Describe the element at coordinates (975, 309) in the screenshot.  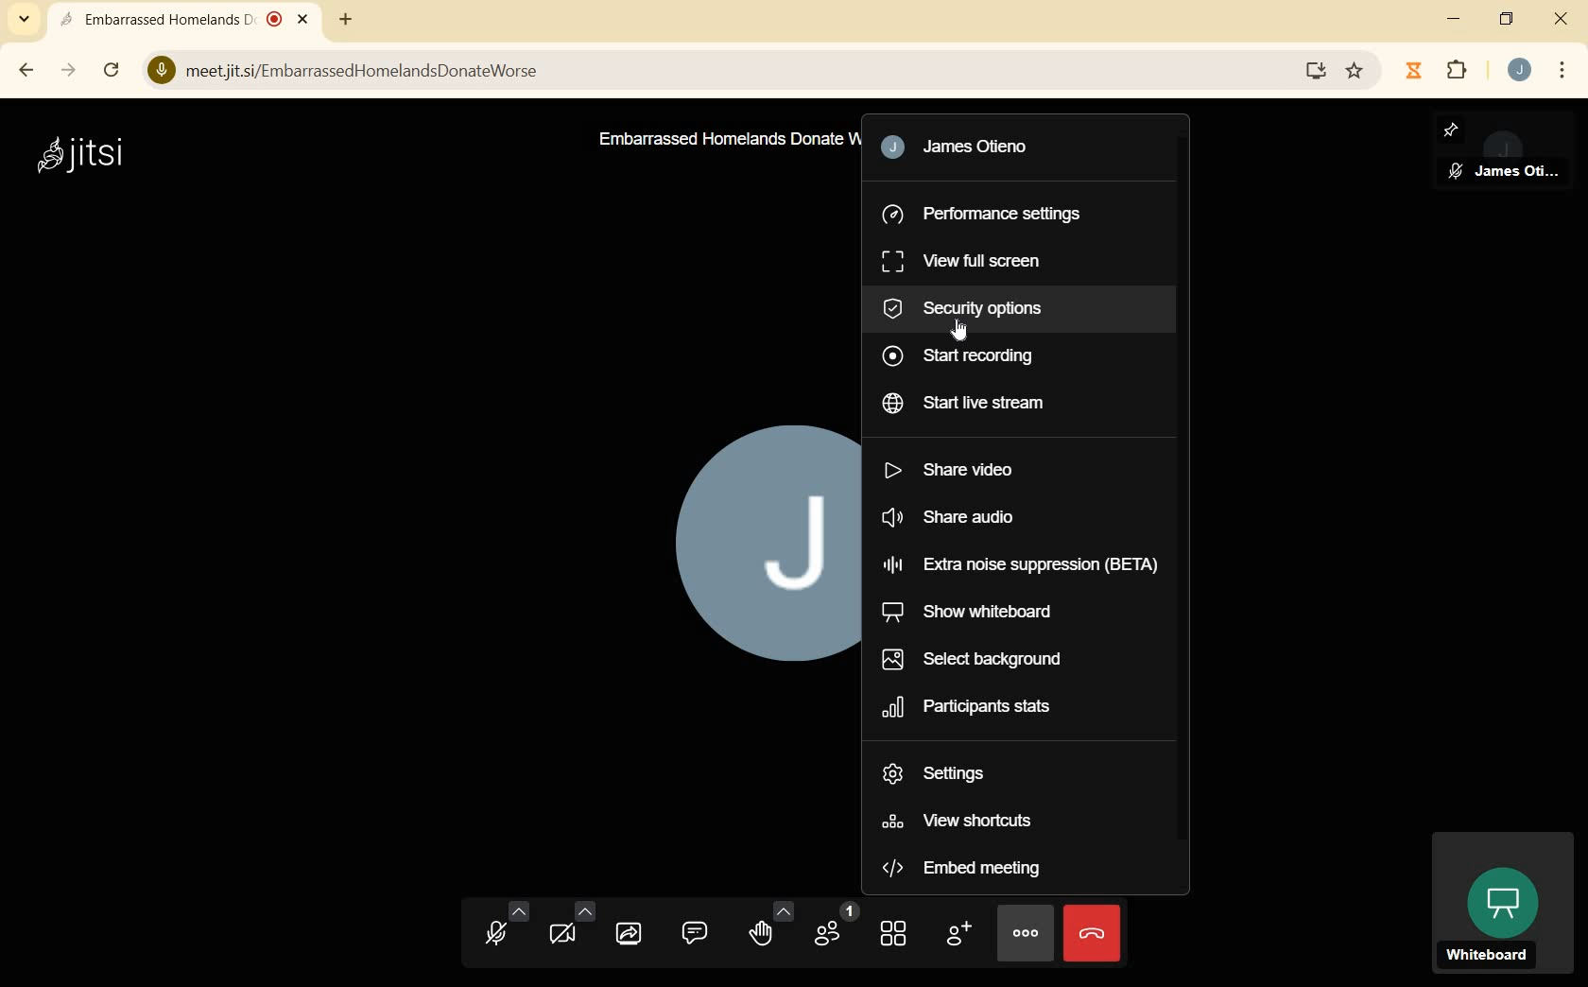
I see `SECURITY OPTIONS` at that location.